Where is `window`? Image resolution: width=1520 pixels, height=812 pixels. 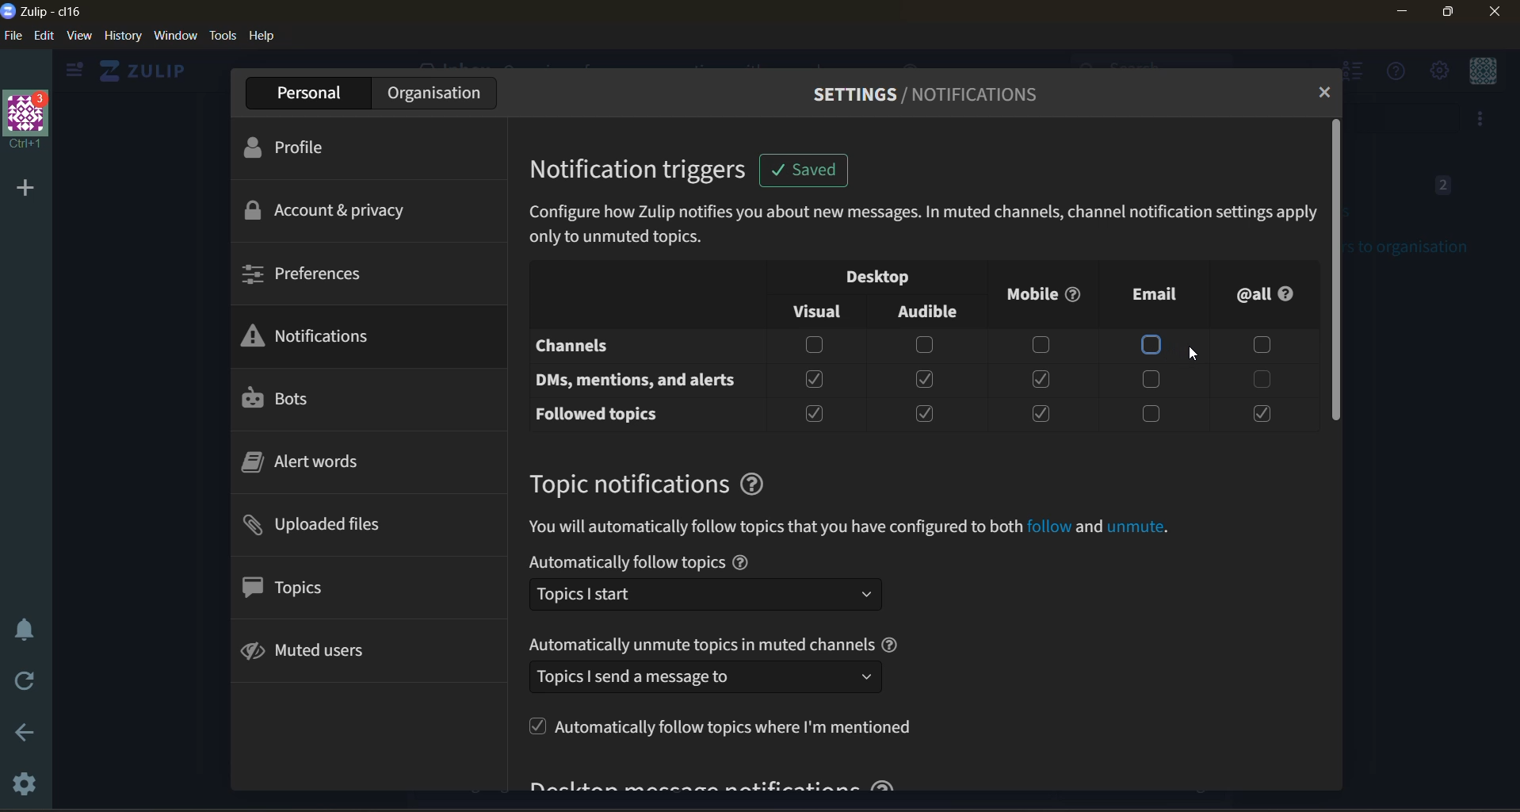 window is located at coordinates (175, 35).